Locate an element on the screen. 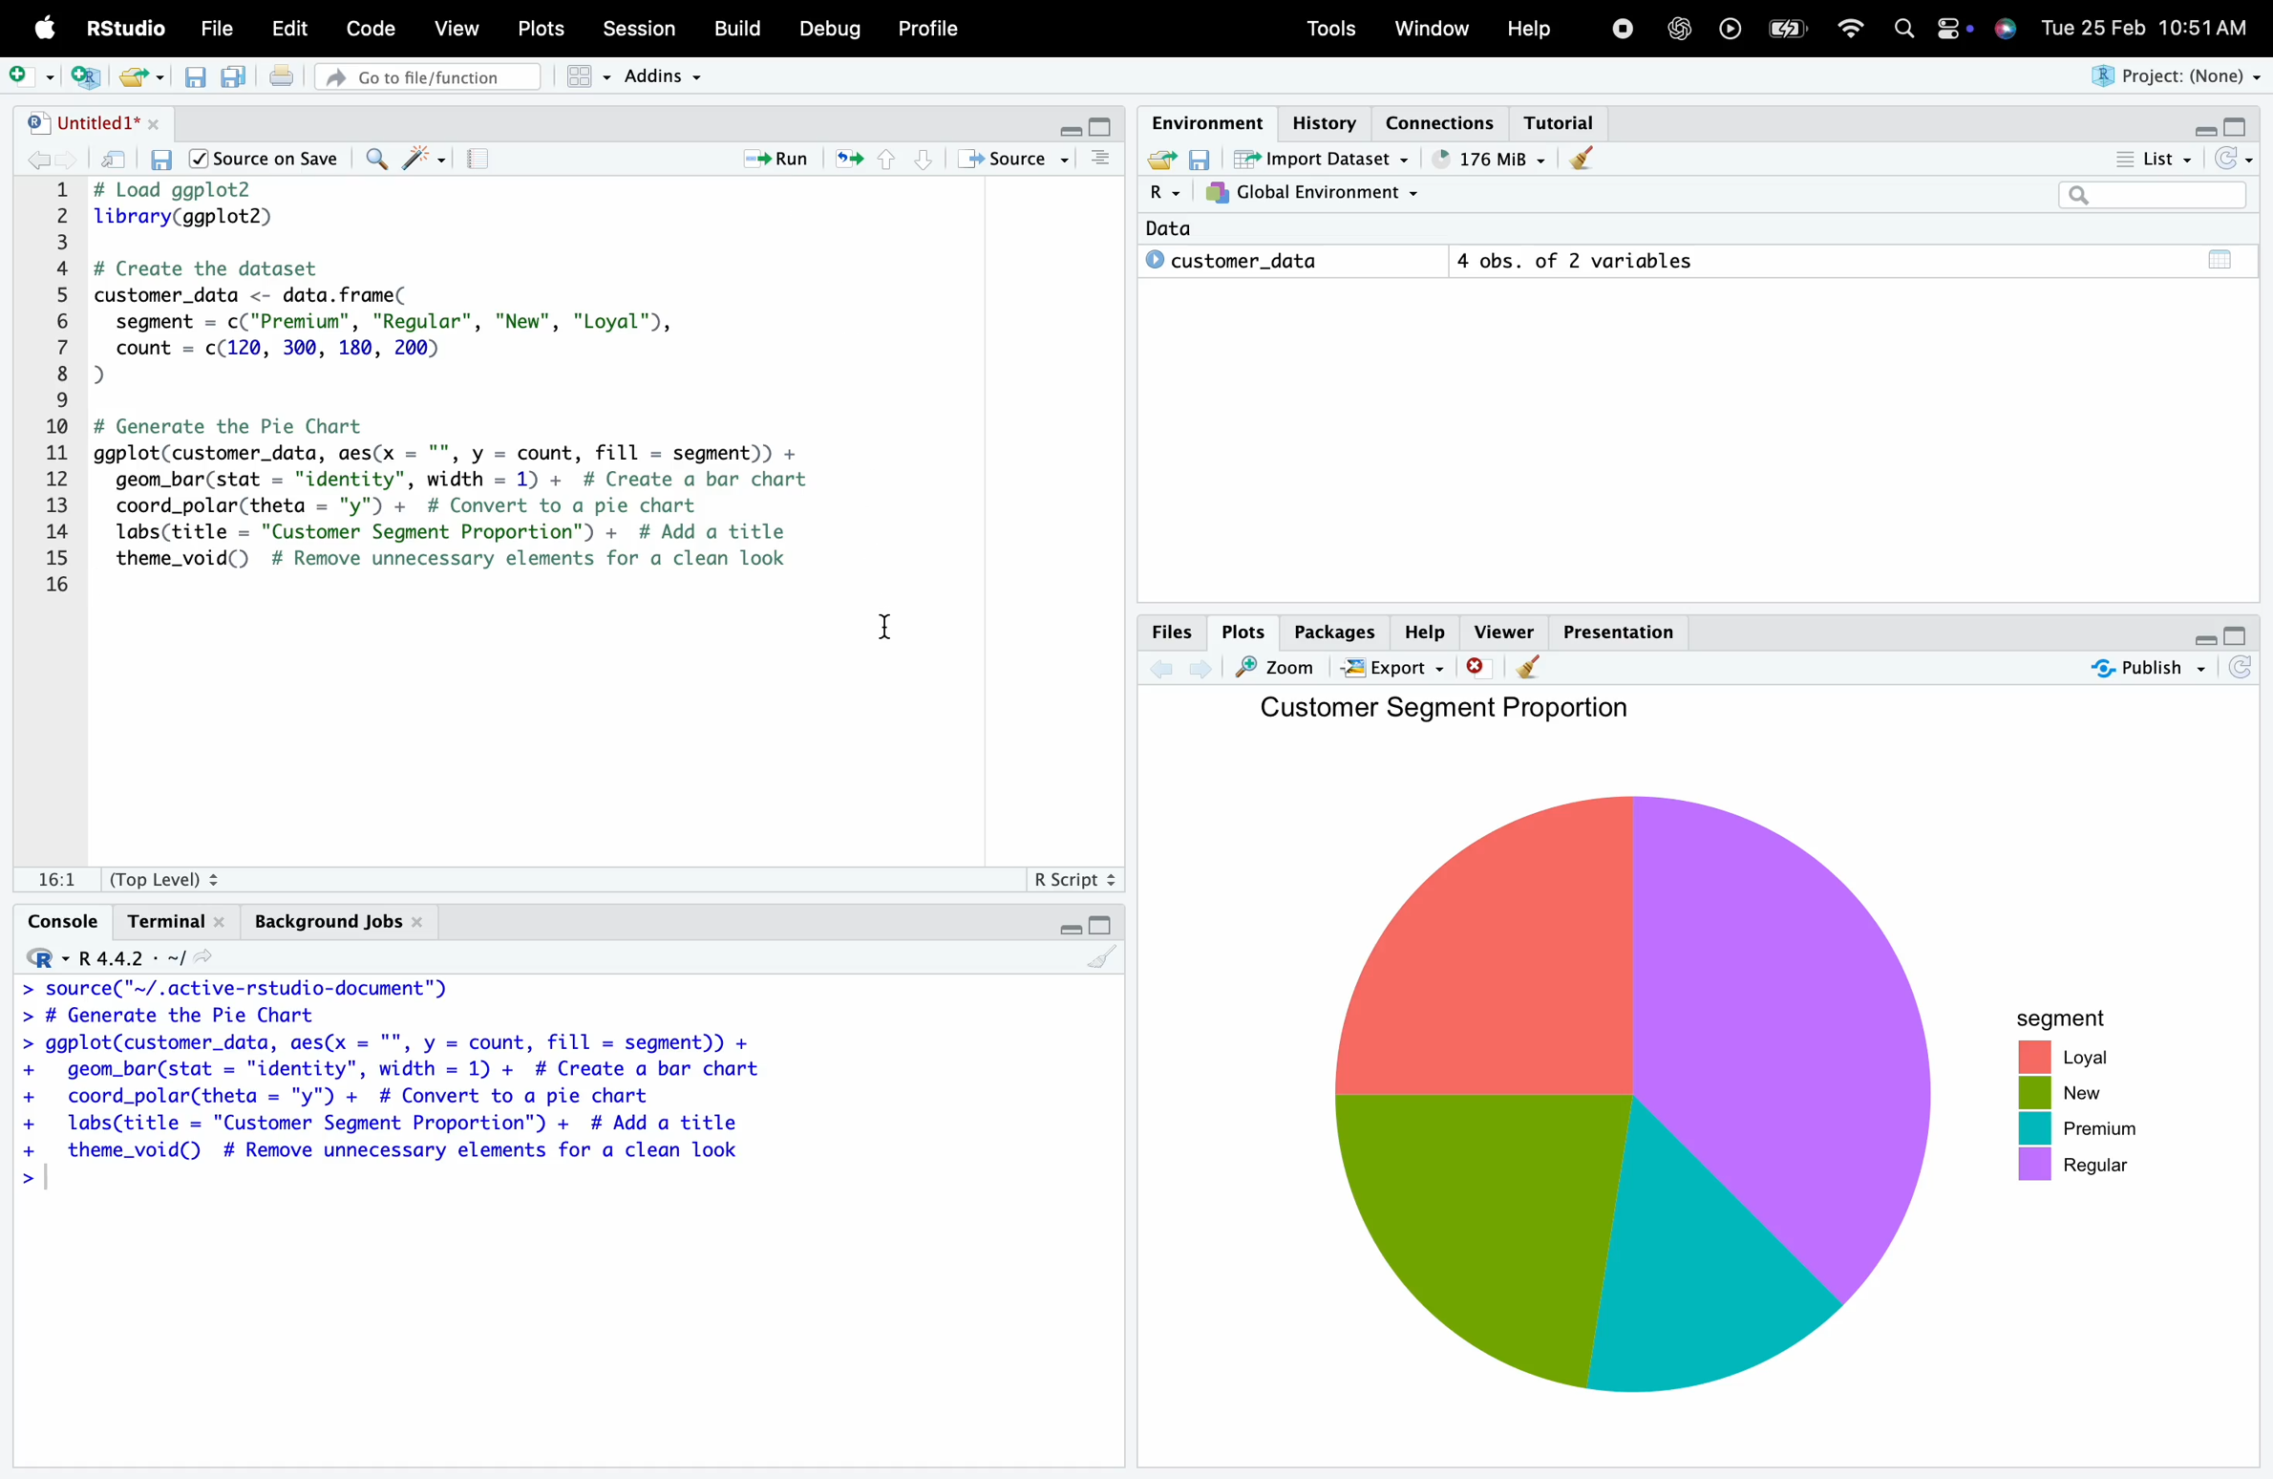 The image size is (2273, 1479). R.4.4.2  is located at coordinates (114, 952).